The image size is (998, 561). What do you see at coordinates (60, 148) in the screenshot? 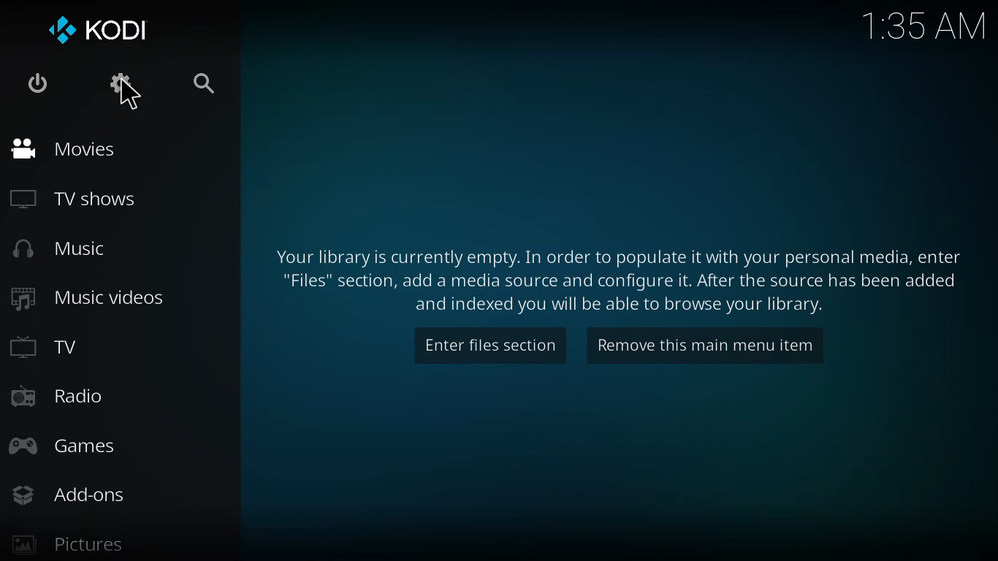
I see `movies` at bounding box center [60, 148].